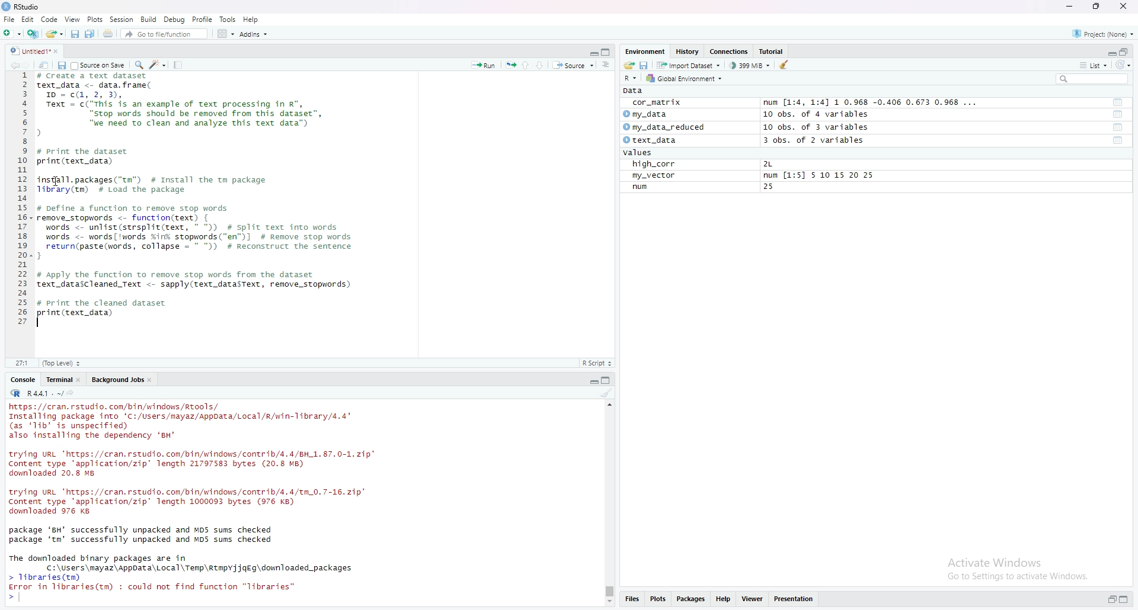 This screenshot has height=610, width=1138. Describe the element at coordinates (785, 66) in the screenshot. I see `clear object from the workspace` at that location.